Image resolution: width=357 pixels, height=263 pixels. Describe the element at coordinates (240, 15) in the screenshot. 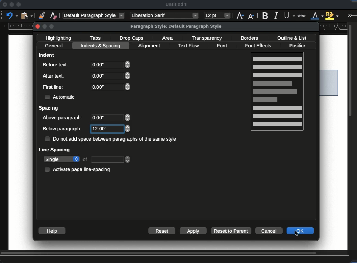

I see `increase size` at that location.